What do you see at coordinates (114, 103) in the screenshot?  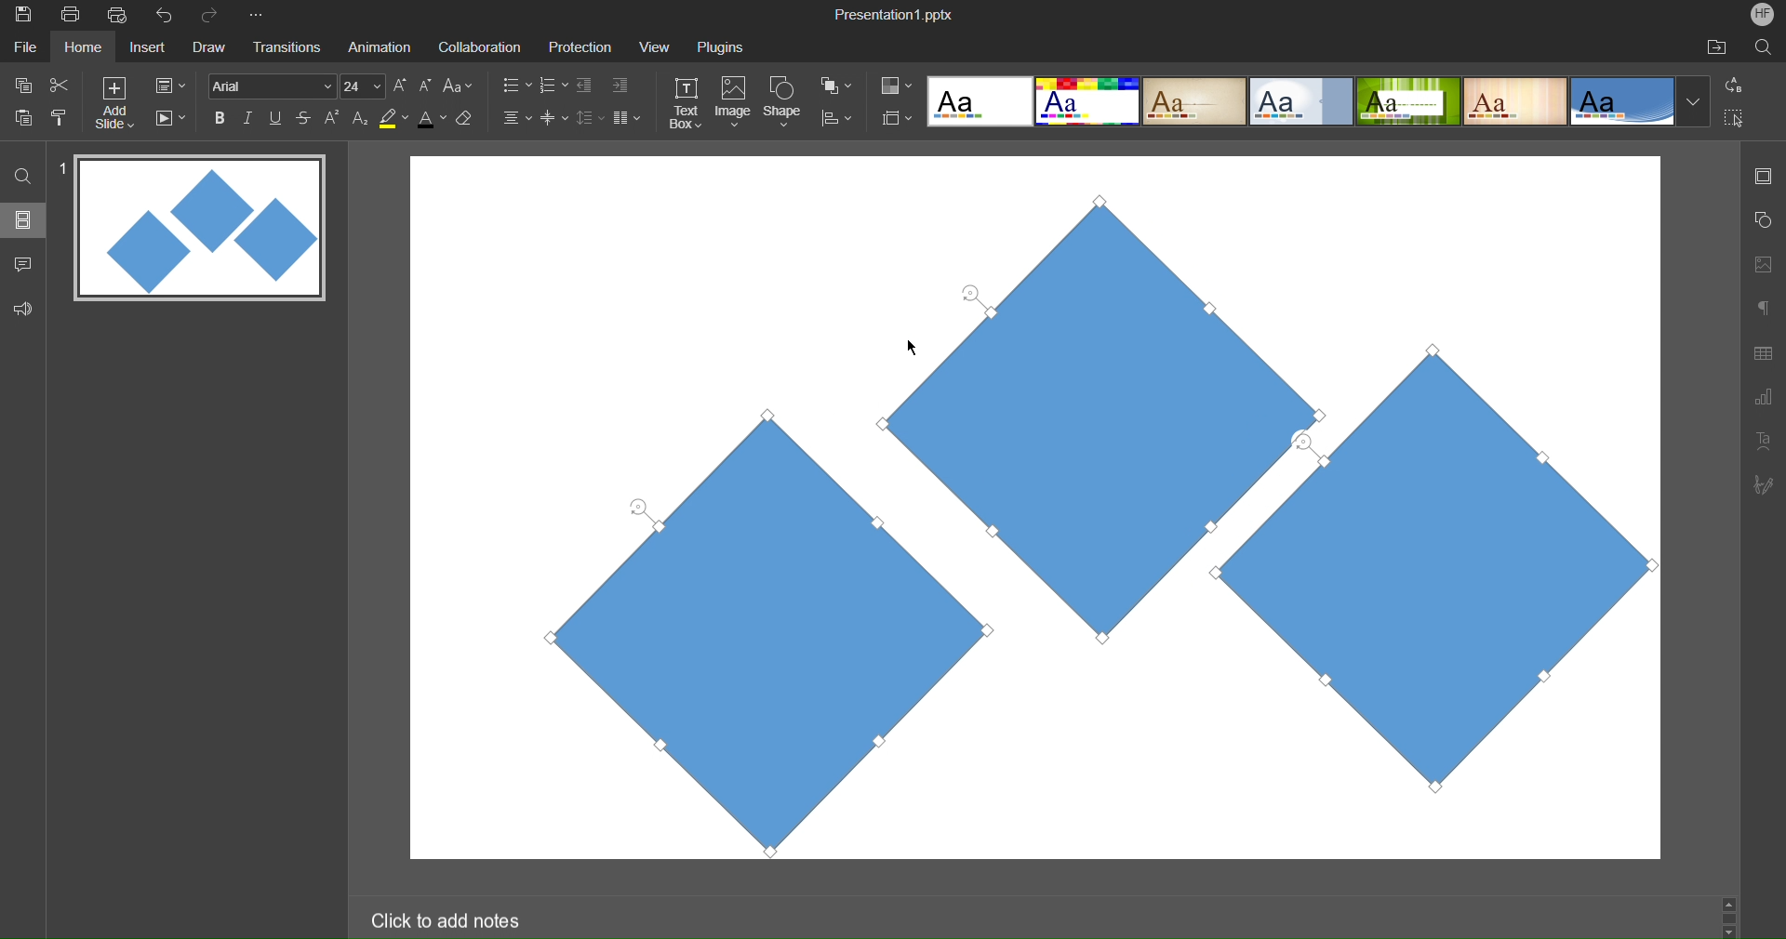 I see `Add Slide` at bounding box center [114, 103].